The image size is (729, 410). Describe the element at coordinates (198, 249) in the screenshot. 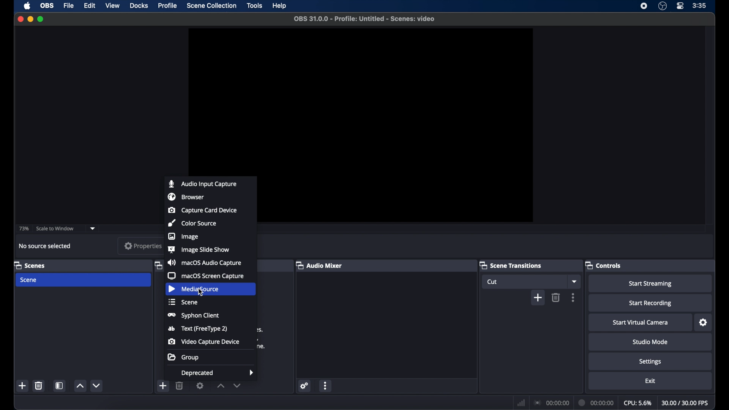

I see `image slideshow` at that location.